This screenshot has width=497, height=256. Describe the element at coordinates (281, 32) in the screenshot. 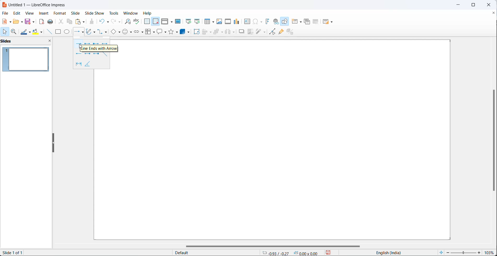

I see `show gluepoint function` at that location.